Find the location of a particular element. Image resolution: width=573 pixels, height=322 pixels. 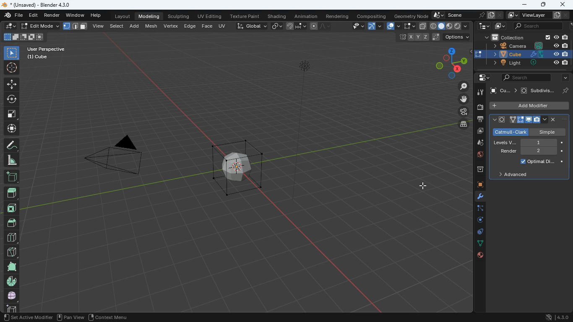

perks is located at coordinates (528, 120).